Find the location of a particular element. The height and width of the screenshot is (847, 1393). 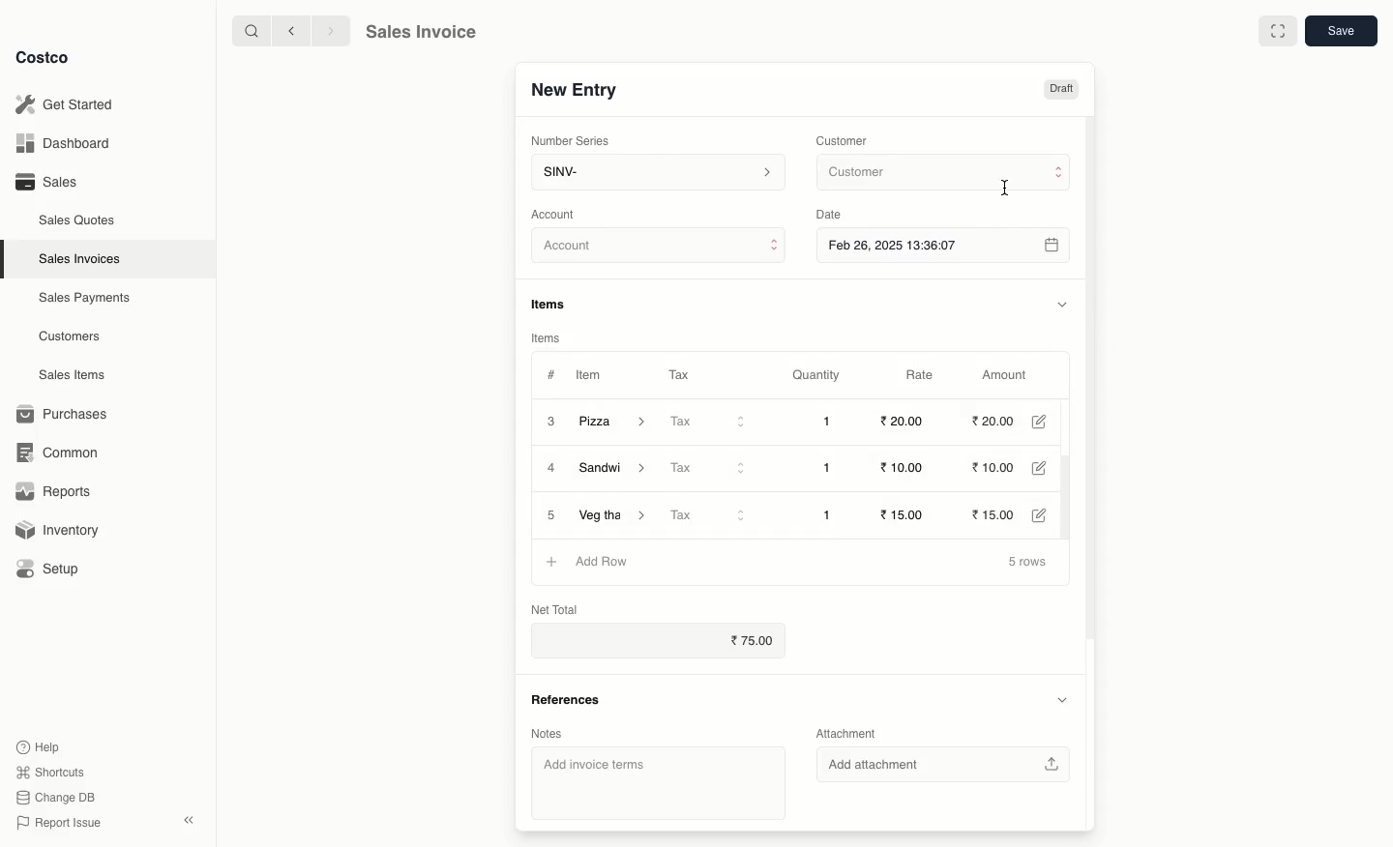

Purchases is located at coordinates (67, 414).